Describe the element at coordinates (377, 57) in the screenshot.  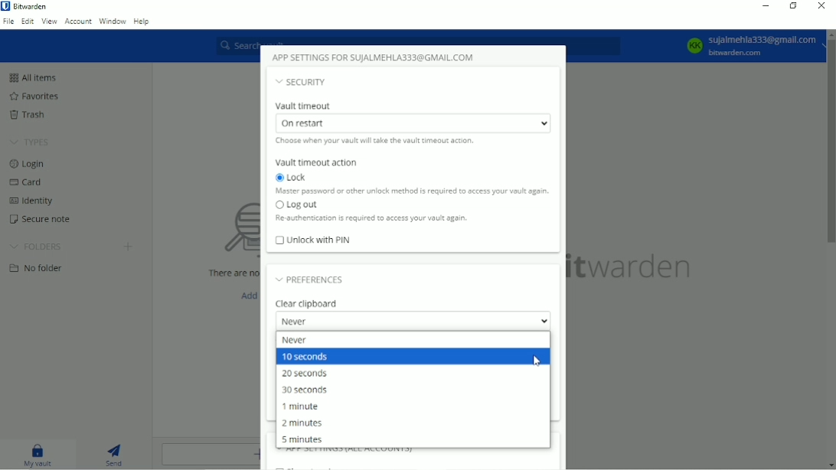
I see `App settings for account` at that location.